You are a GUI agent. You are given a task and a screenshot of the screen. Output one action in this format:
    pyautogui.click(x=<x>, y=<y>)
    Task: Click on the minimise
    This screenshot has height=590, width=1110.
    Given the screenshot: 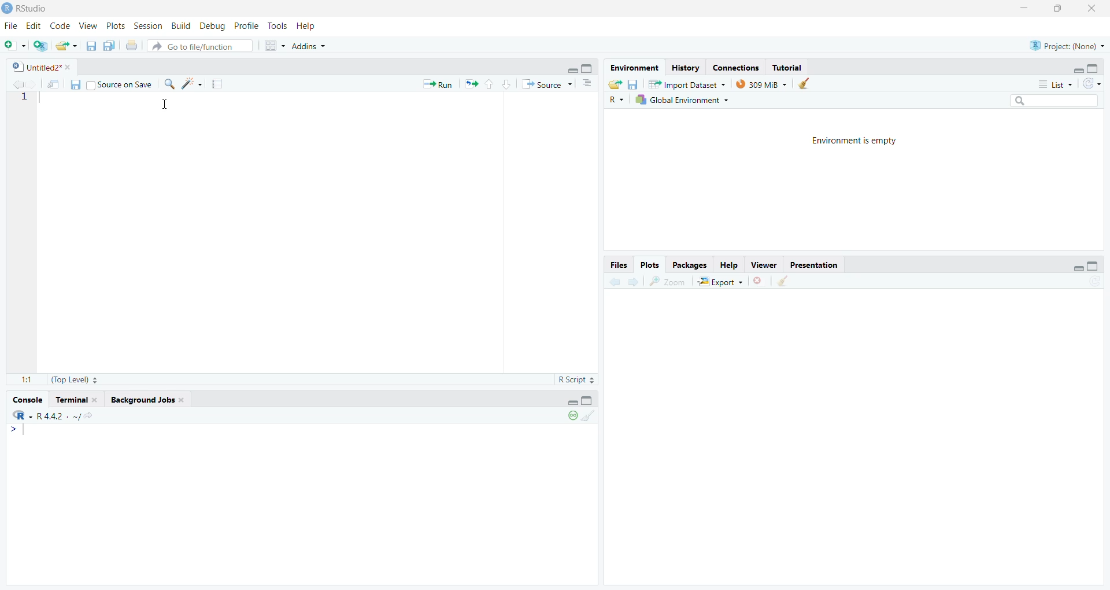 What is the action you would take?
    pyautogui.click(x=1074, y=68)
    